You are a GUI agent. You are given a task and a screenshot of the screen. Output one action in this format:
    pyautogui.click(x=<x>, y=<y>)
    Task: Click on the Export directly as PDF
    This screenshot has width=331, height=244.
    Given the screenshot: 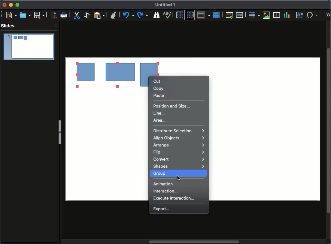 What is the action you would take?
    pyautogui.click(x=52, y=15)
    